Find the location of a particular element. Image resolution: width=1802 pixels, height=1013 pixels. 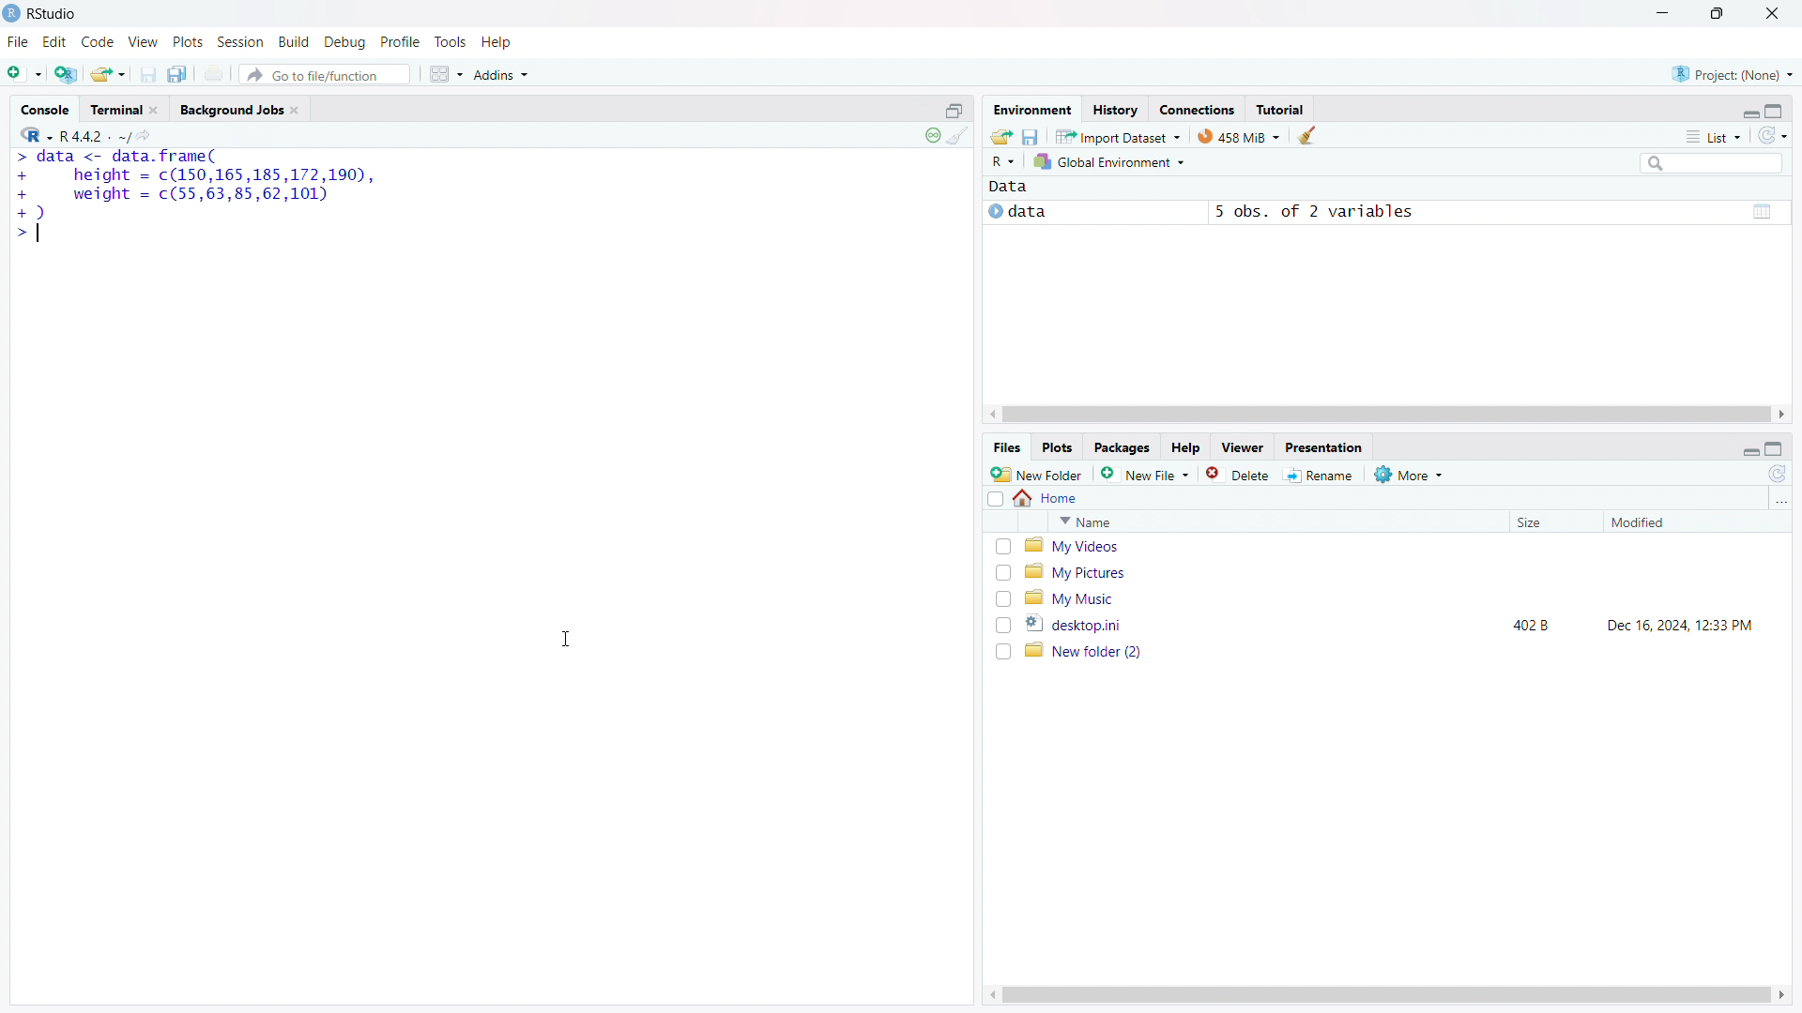

+) is located at coordinates (31, 212).